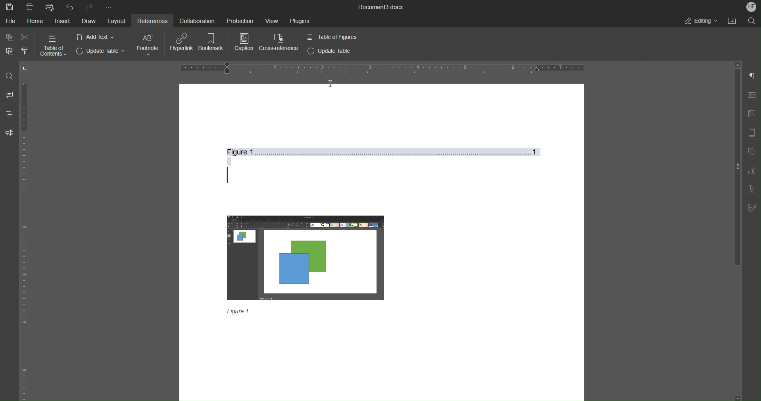  I want to click on More, so click(109, 6).